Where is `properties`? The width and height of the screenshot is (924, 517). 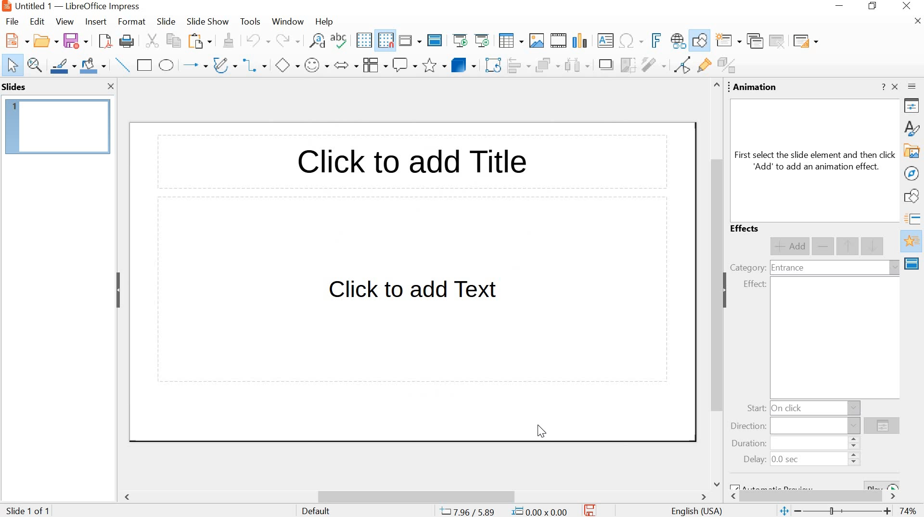
properties is located at coordinates (913, 107).